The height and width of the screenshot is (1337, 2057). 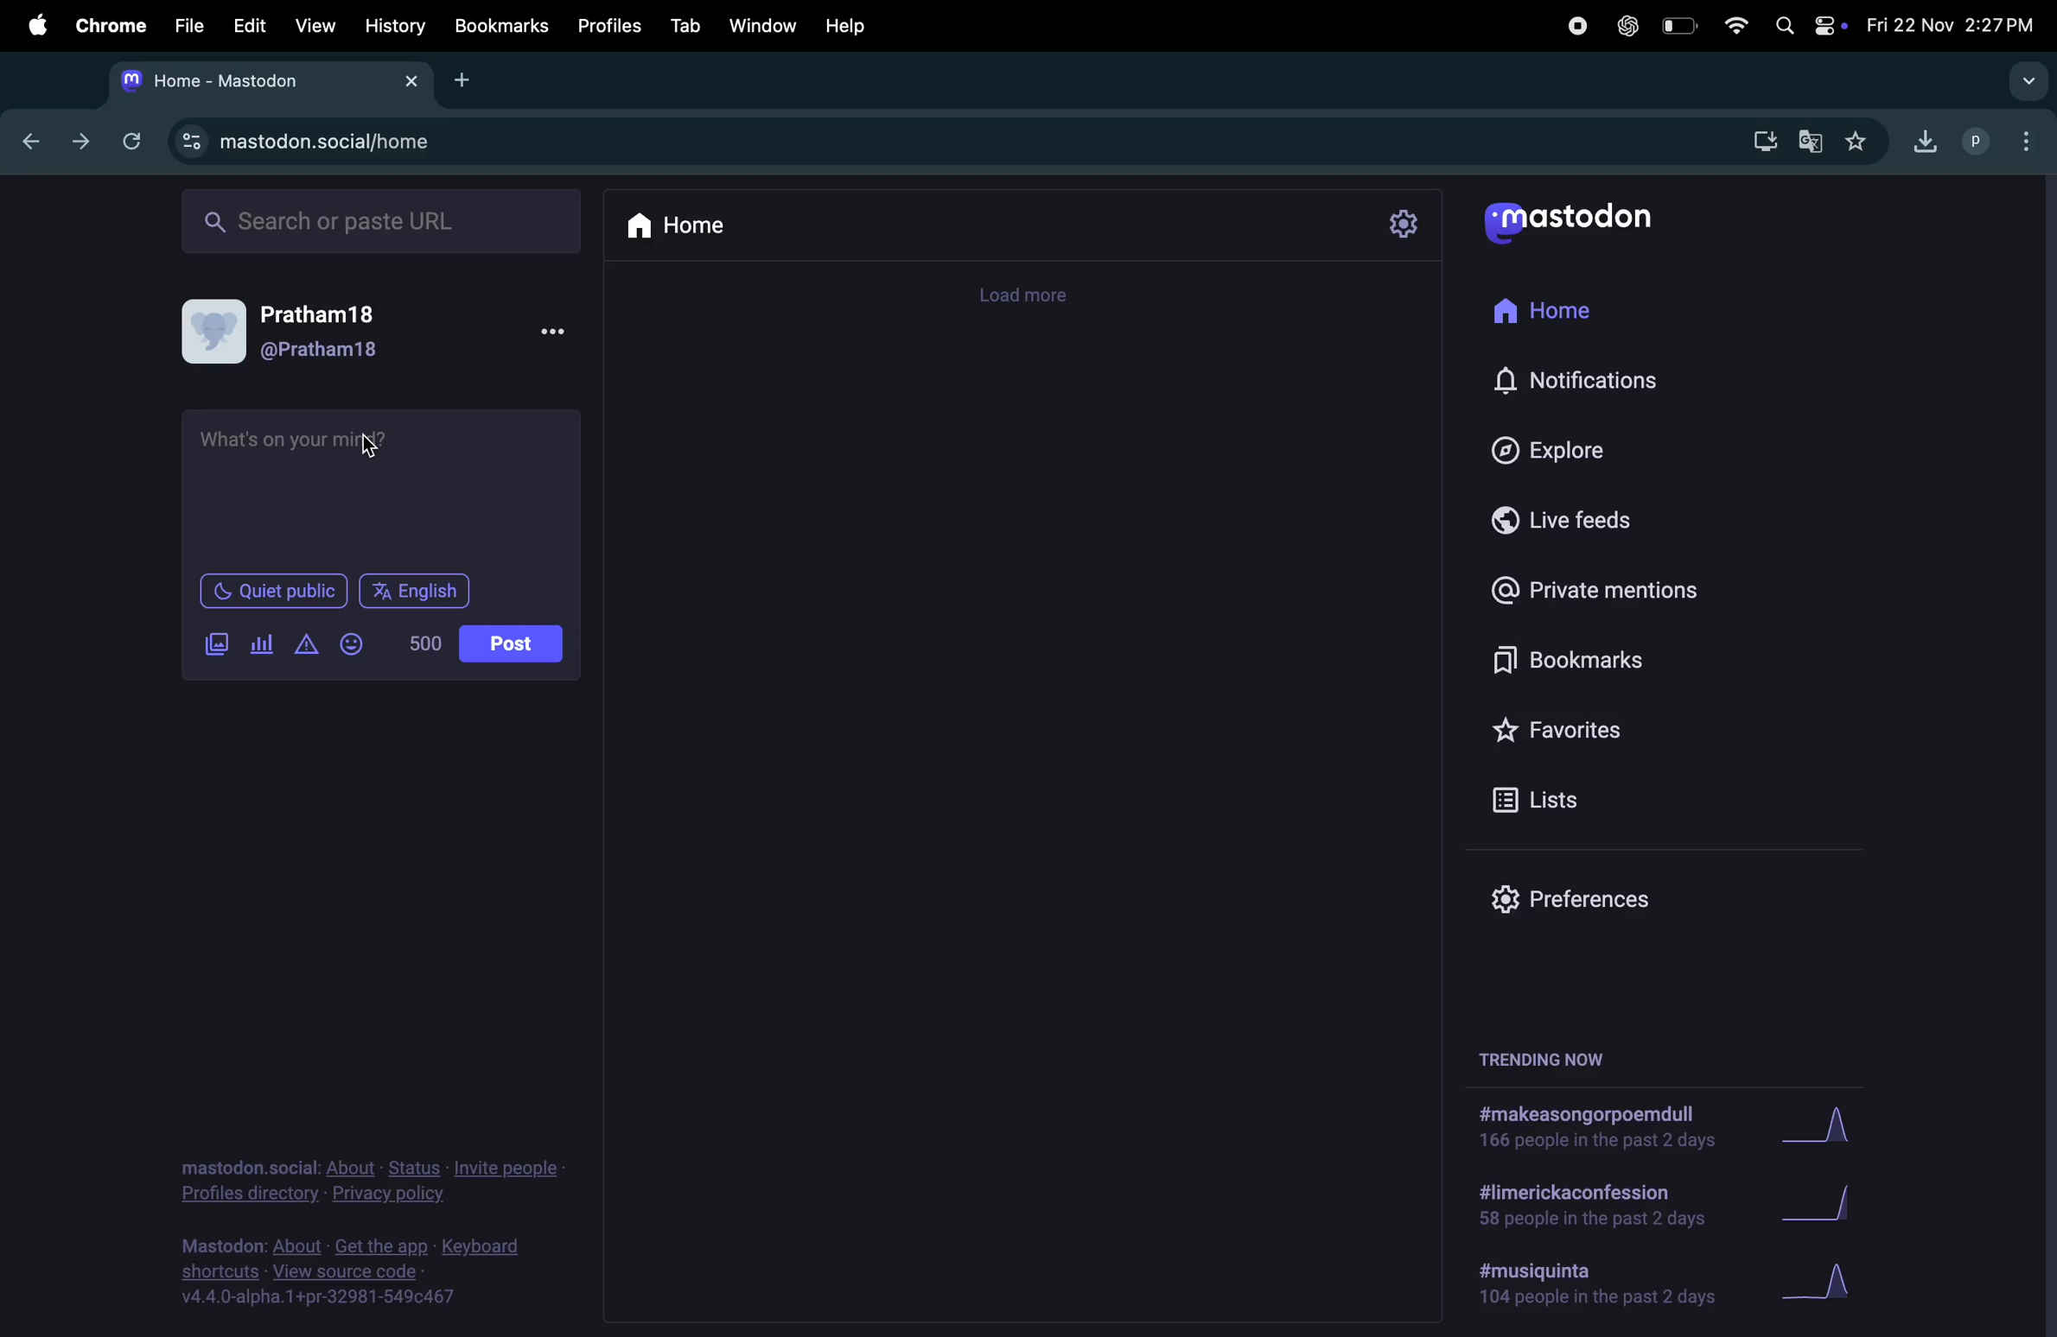 What do you see at coordinates (349, 1274) in the screenshot?
I see `source code` at bounding box center [349, 1274].